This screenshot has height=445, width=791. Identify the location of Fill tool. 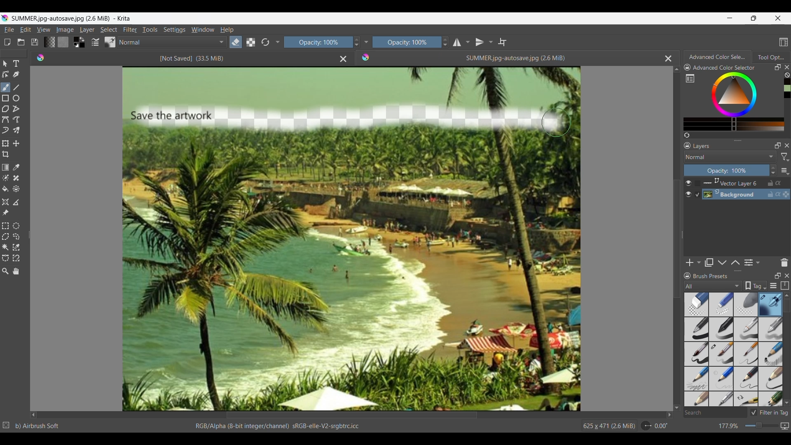
(6, 189).